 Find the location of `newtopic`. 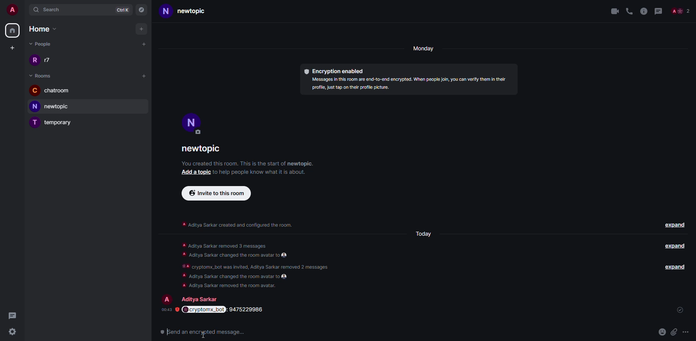

newtopic is located at coordinates (54, 106).